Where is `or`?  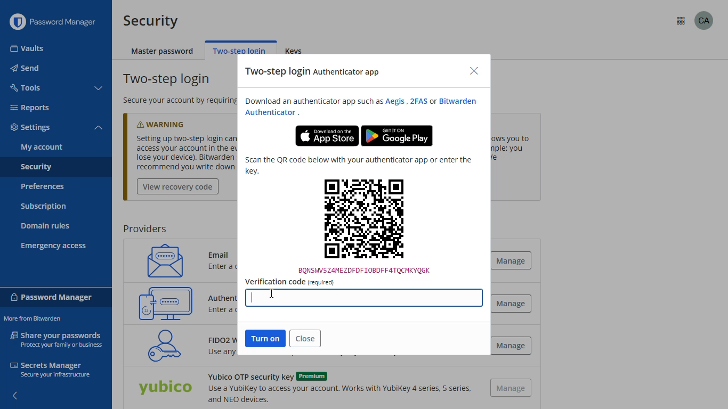
or is located at coordinates (433, 102).